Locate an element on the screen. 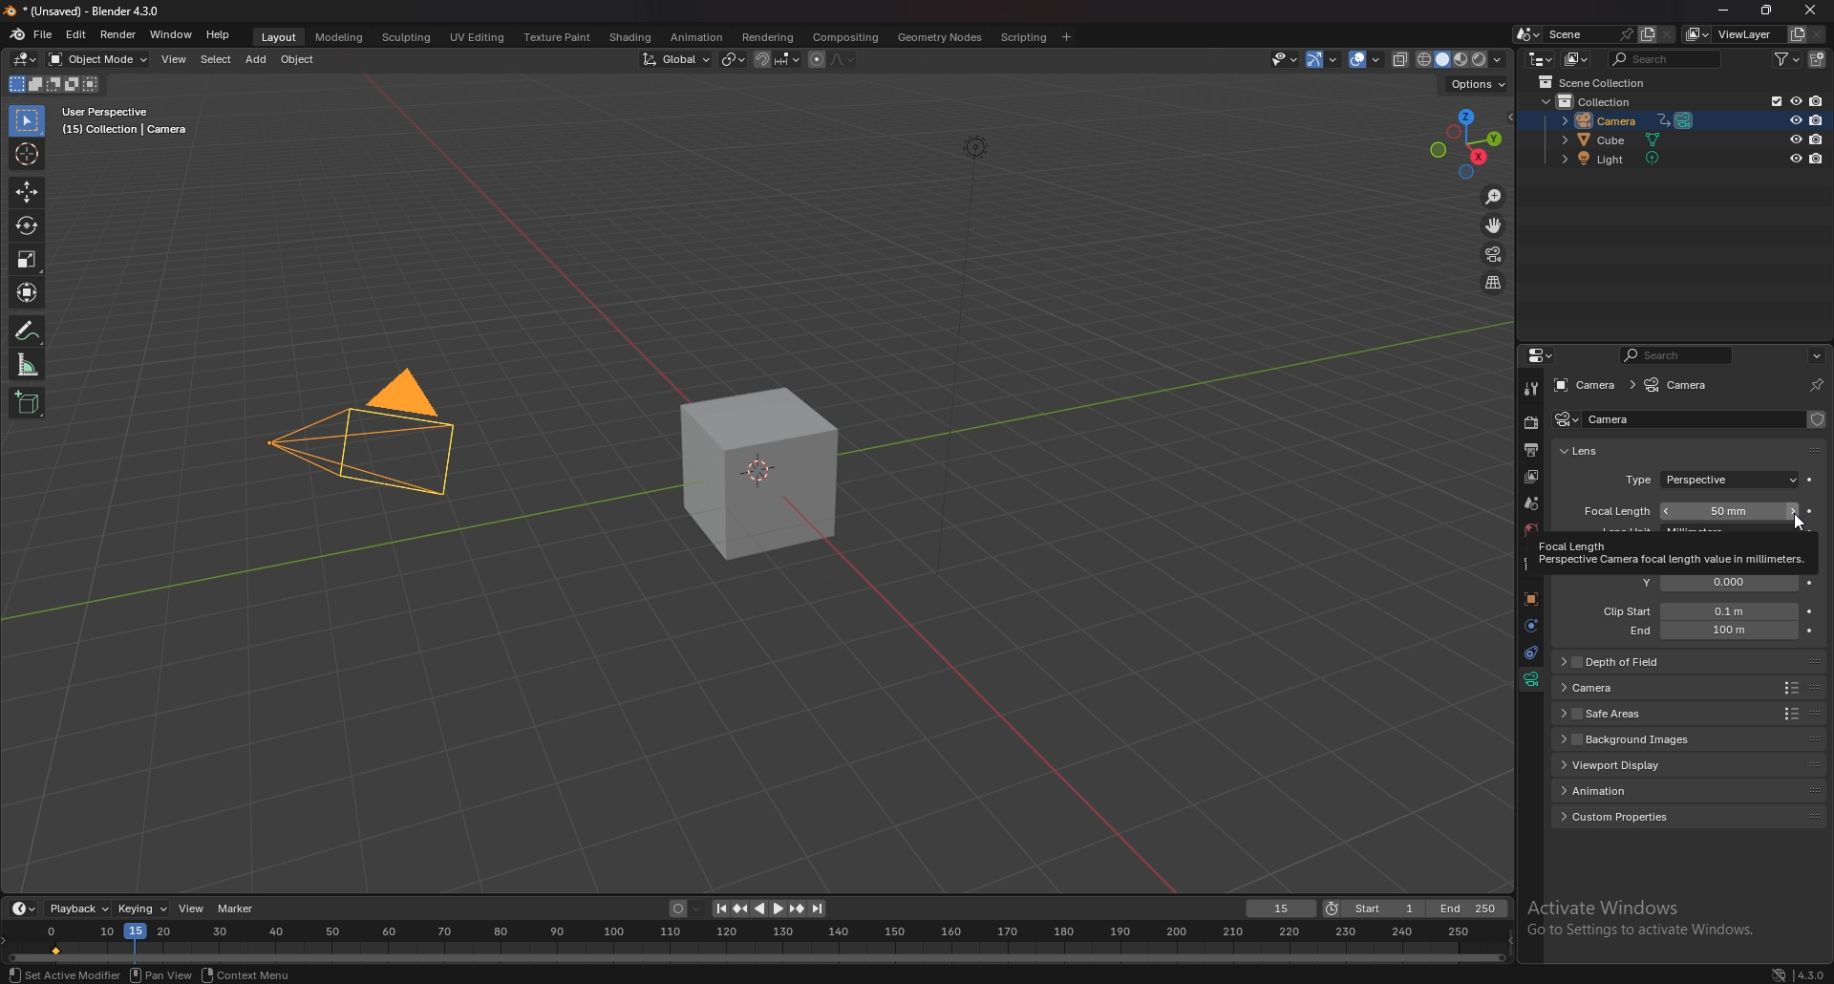  play animation is located at coordinates (770, 909).